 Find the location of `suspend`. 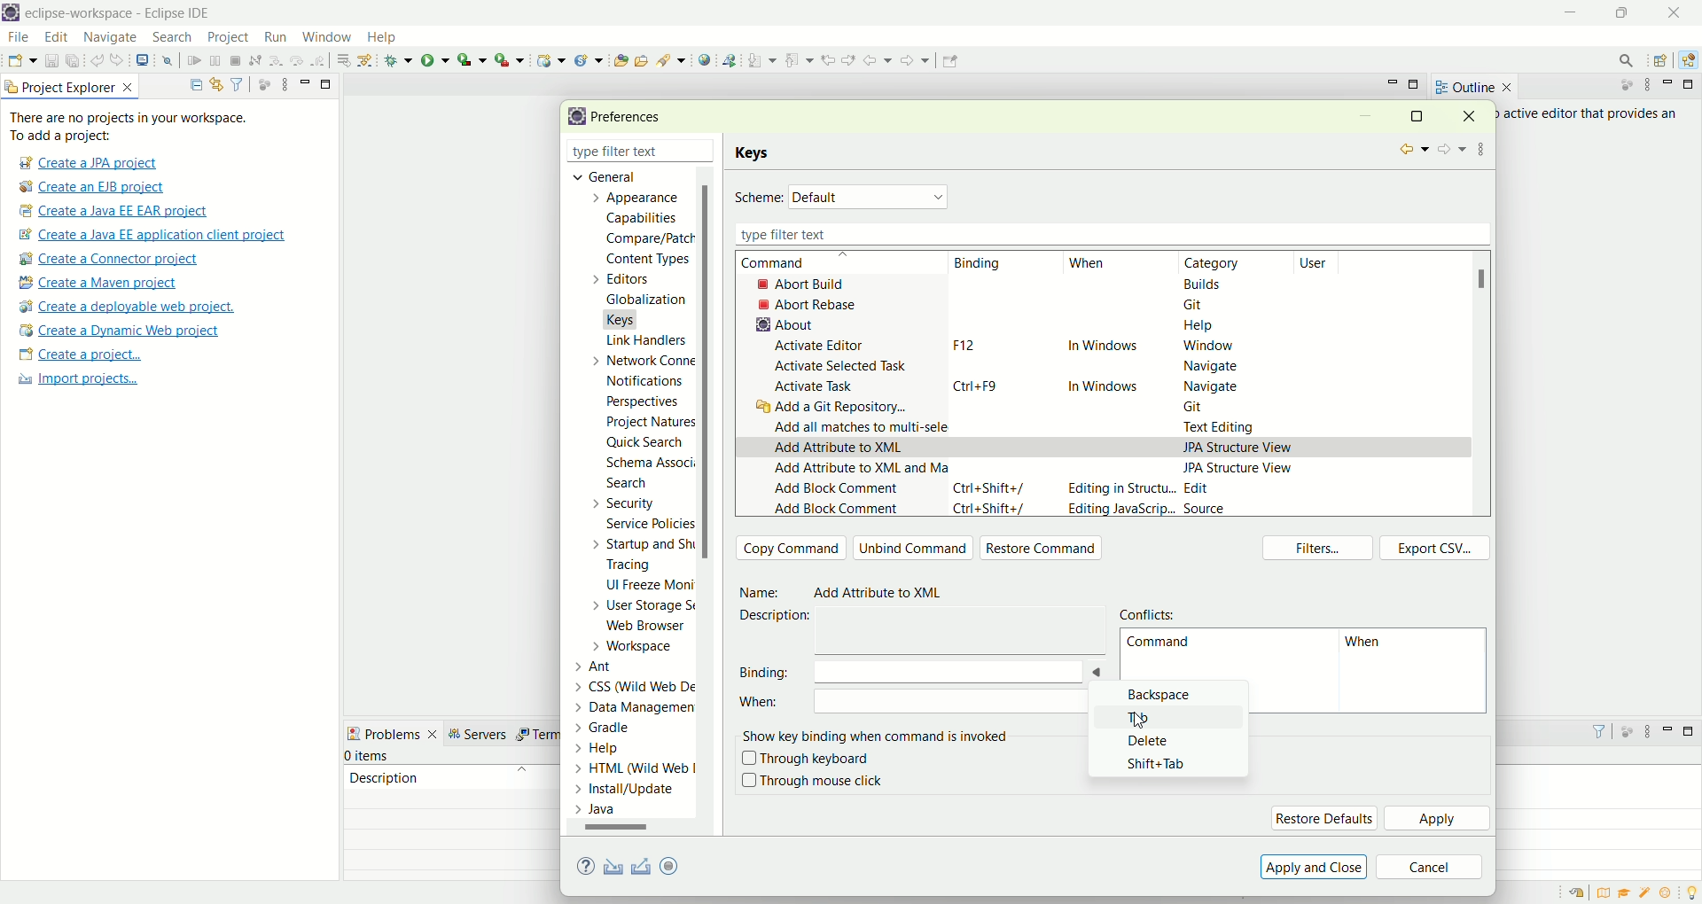

suspend is located at coordinates (215, 62).